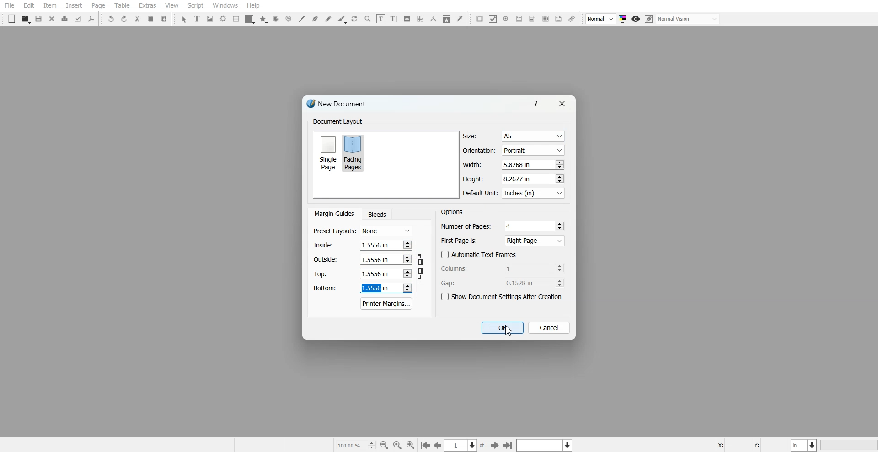  I want to click on PDF List Box, so click(545, 19).